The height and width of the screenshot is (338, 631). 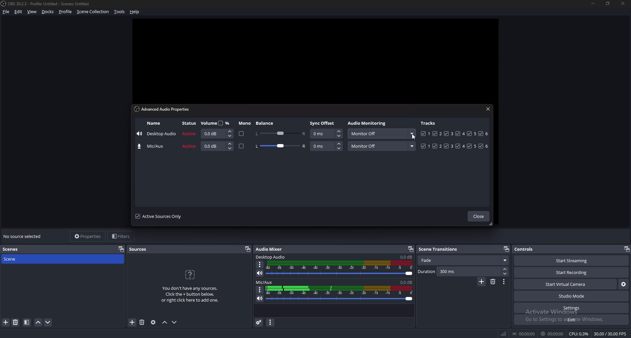 What do you see at coordinates (4, 4) in the screenshot?
I see `OBS LOGO` at bounding box center [4, 4].